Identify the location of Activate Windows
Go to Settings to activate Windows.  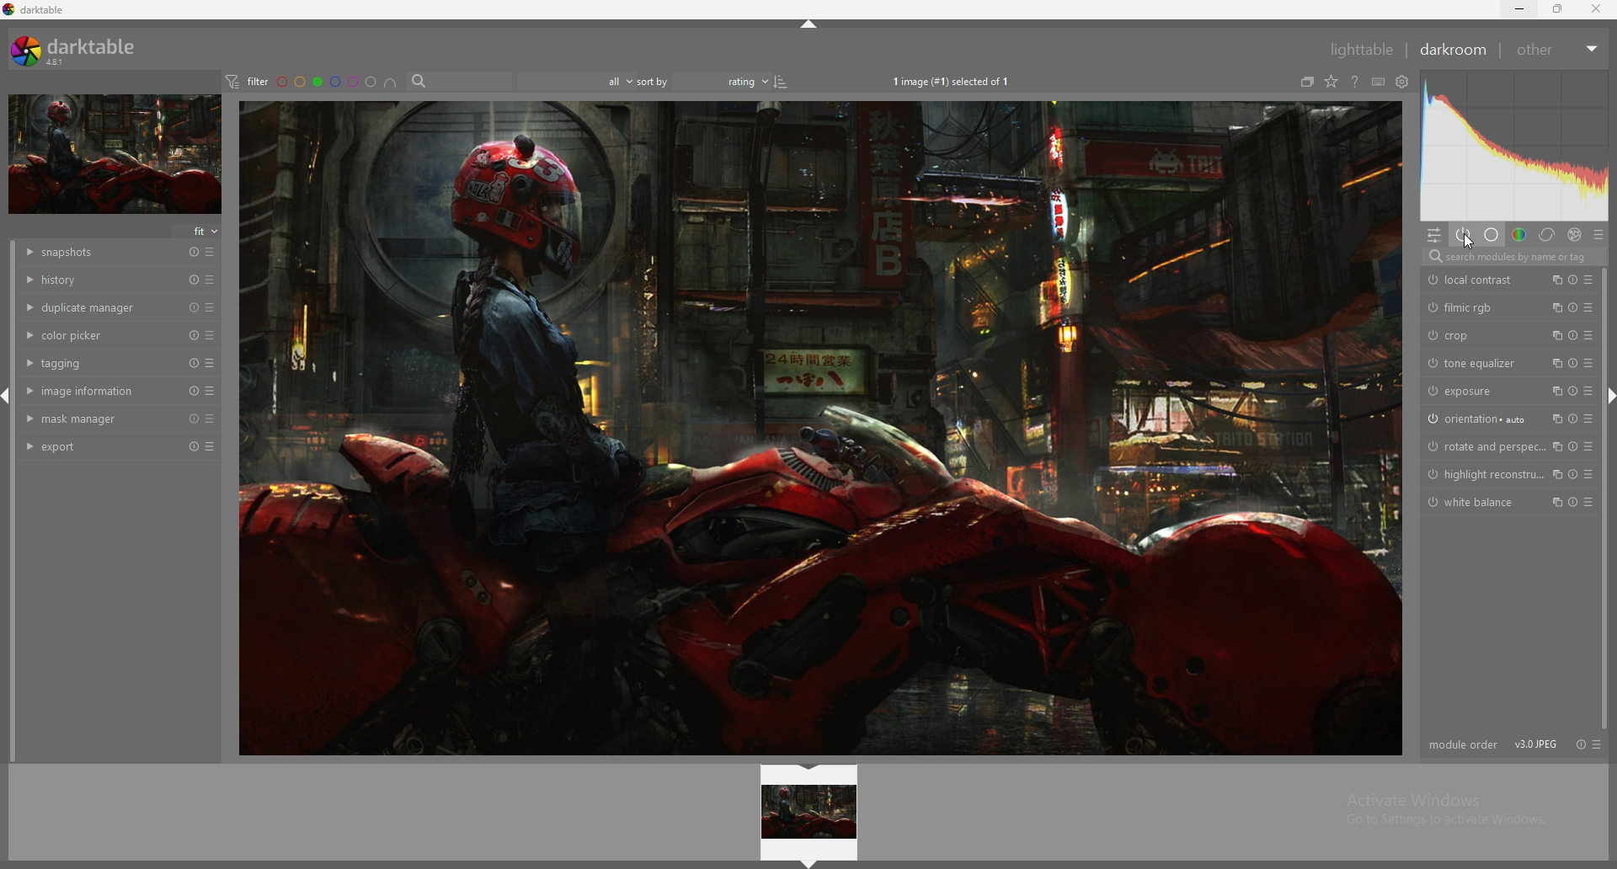
(1442, 813).